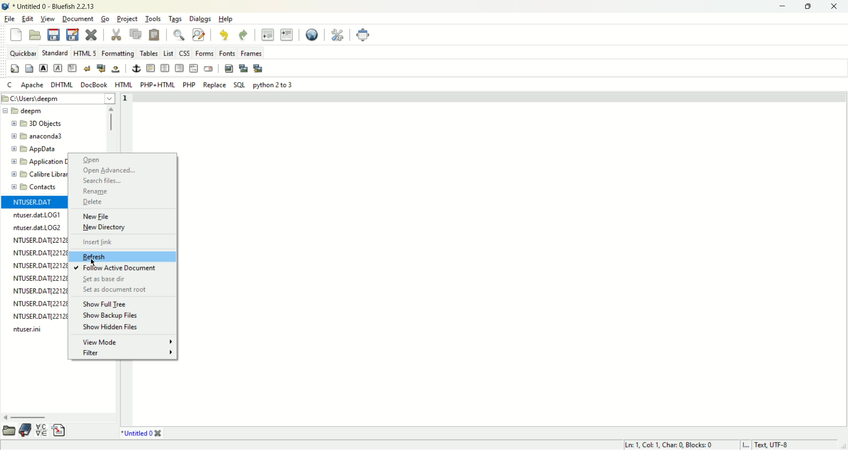 The width and height of the screenshot is (848, 450). I want to click on show full tree, so click(106, 304).